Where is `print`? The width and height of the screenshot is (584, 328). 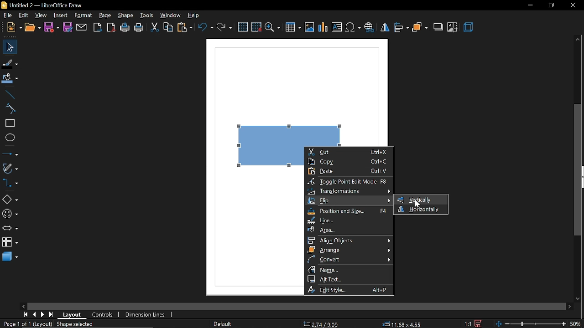
print is located at coordinates (140, 27).